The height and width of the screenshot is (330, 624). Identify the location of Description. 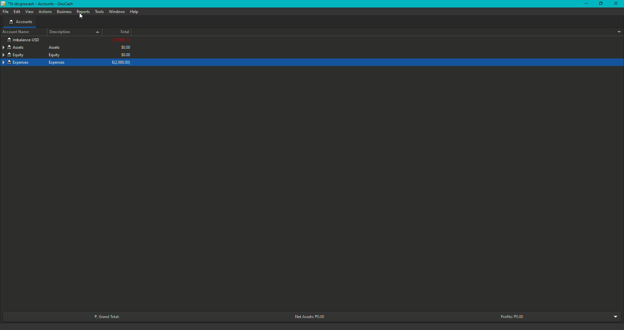
(60, 32).